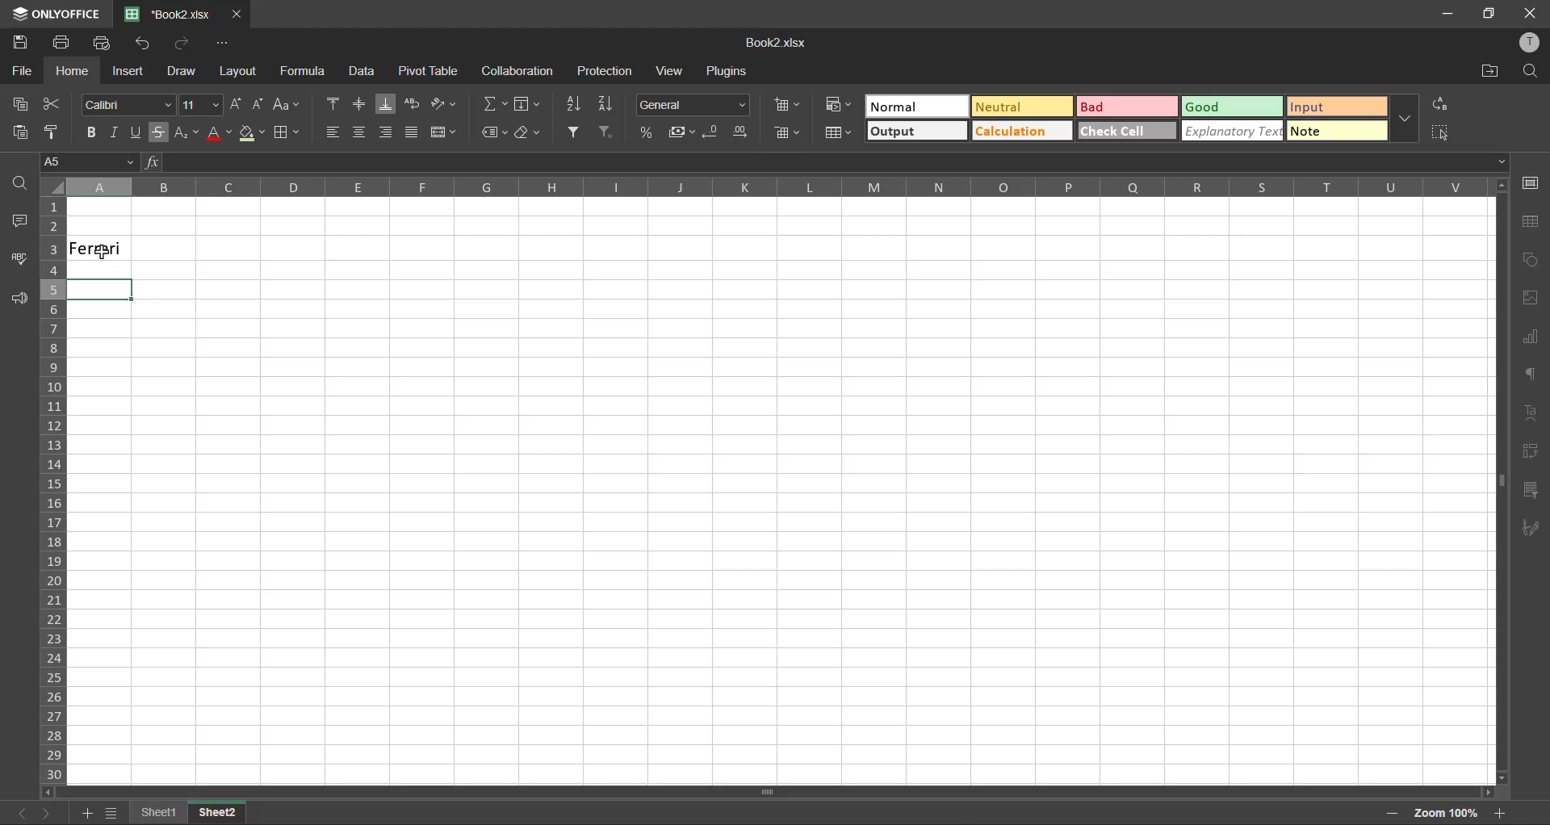 This screenshot has width=1550, height=825. What do you see at coordinates (493, 102) in the screenshot?
I see `summation` at bounding box center [493, 102].